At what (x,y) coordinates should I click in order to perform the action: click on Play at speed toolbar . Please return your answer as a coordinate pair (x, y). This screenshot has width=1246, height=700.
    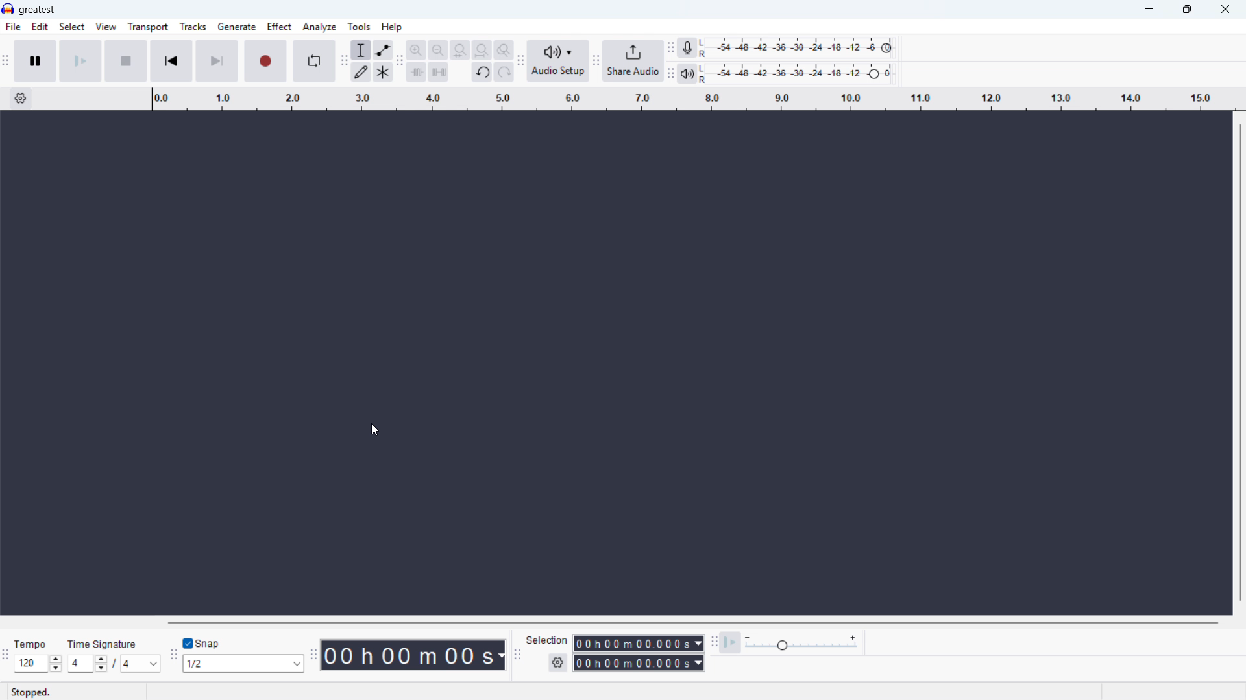
    Looking at the image, I should click on (714, 644).